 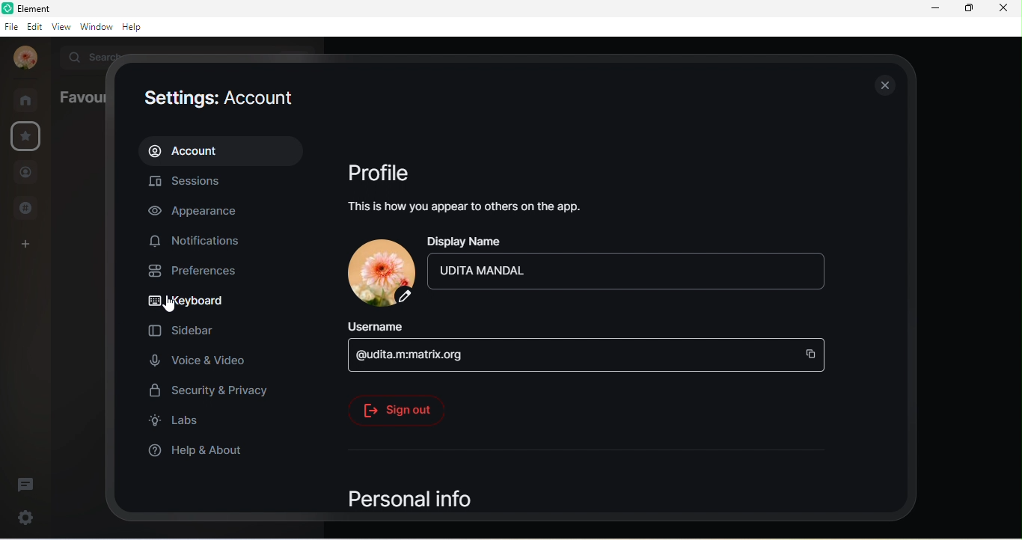 I want to click on notifications, so click(x=205, y=242).